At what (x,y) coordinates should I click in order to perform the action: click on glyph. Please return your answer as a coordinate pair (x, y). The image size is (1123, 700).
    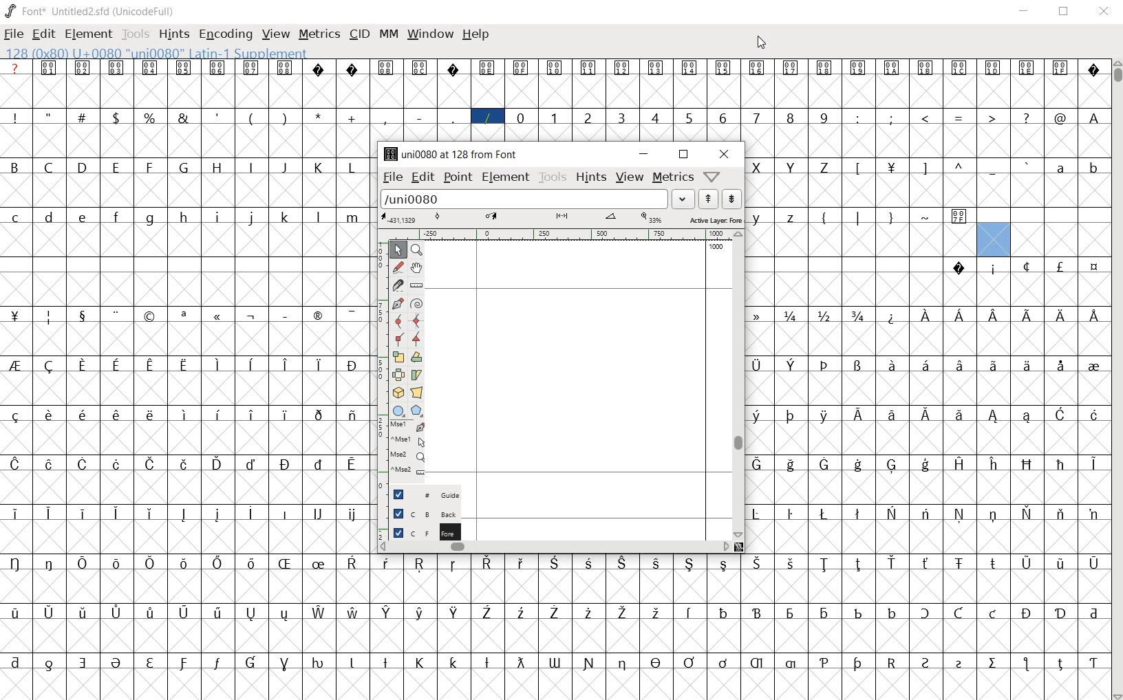
    Looking at the image, I should click on (1027, 416).